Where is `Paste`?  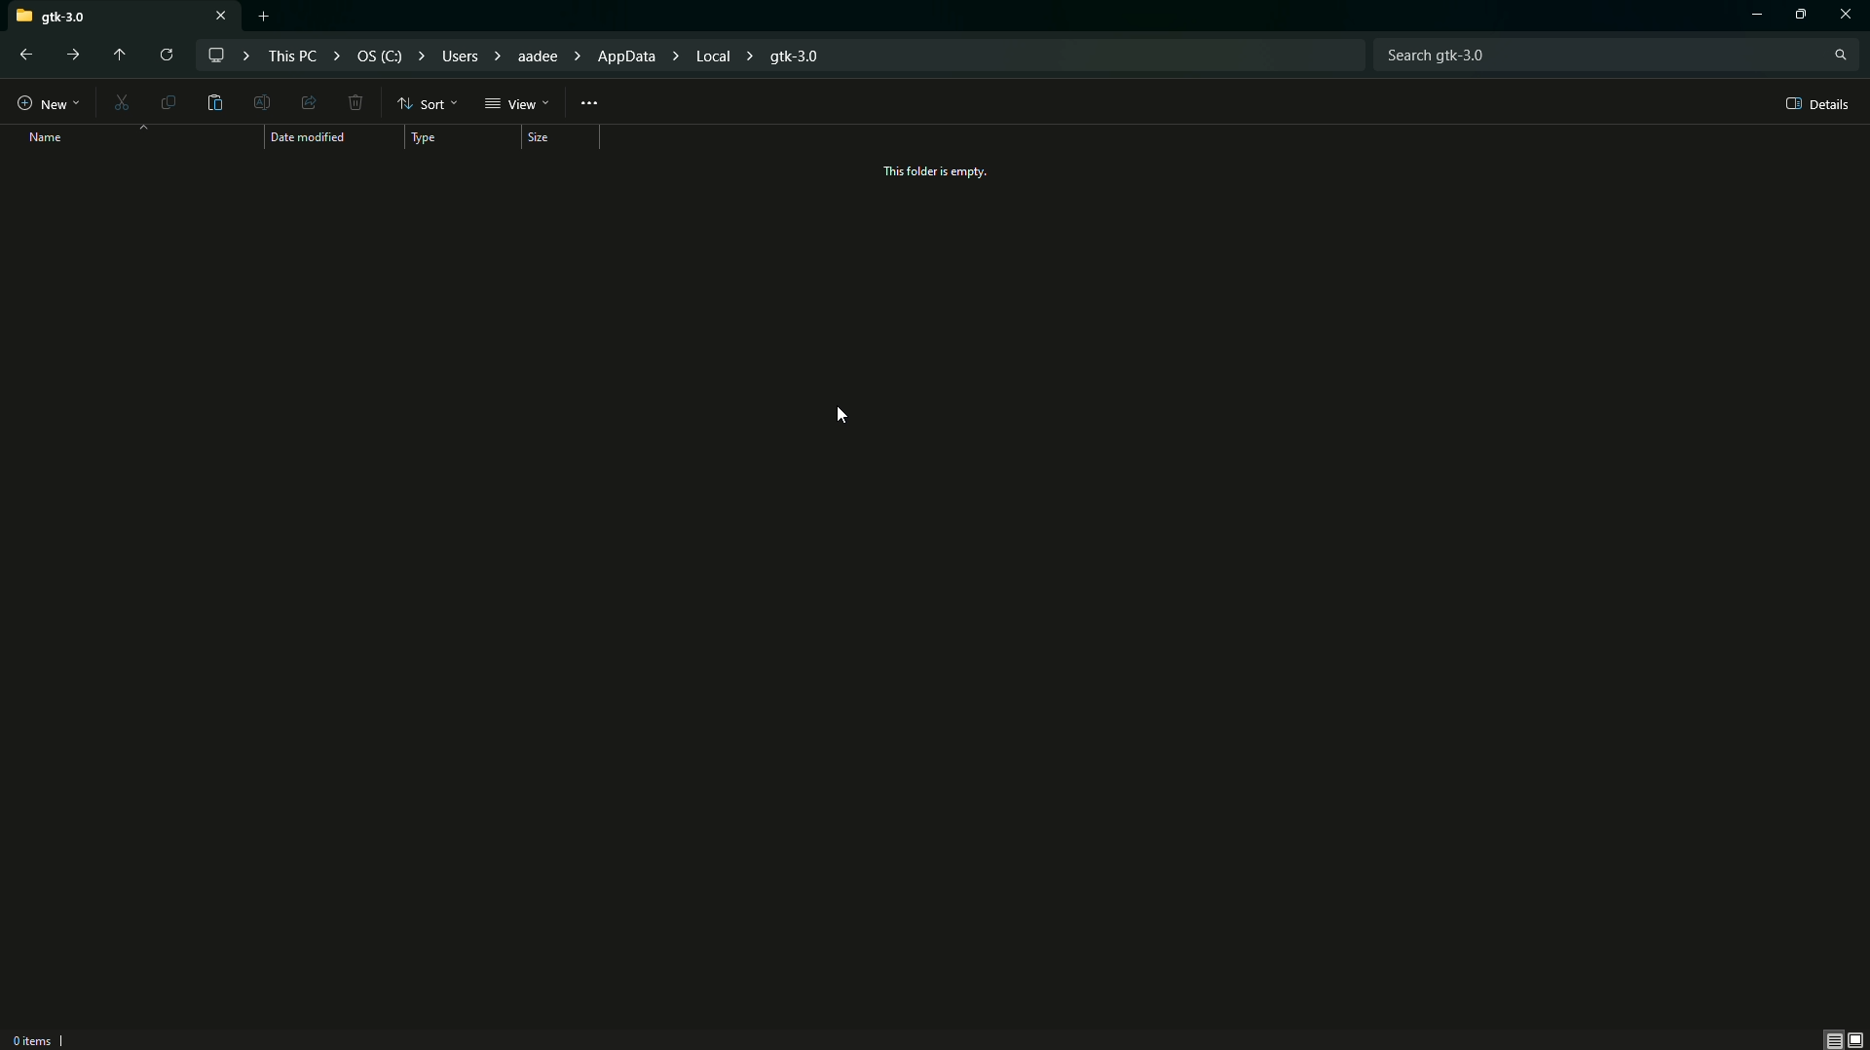 Paste is located at coordinates (216, 104).